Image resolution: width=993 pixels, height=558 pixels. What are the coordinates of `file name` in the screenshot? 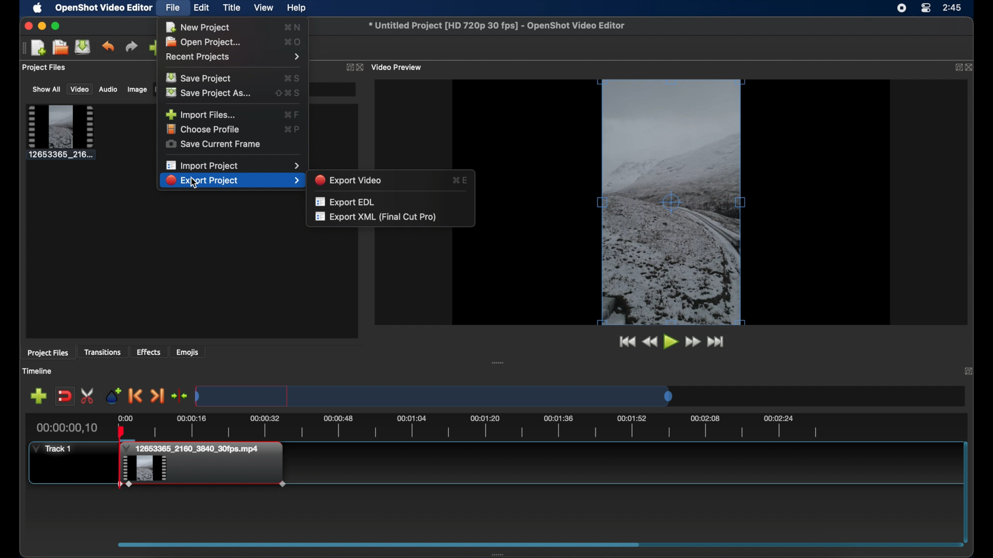 It's located at (499, 26).